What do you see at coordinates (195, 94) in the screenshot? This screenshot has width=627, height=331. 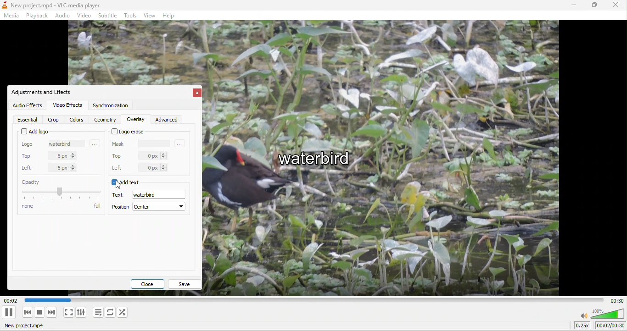 I see `close` at bounding box center [195, 94].